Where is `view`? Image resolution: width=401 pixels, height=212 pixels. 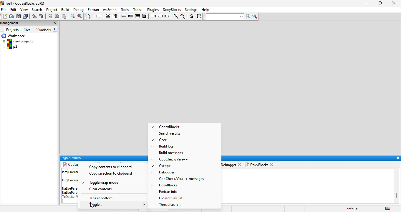
view is located at coordinates (24, 10).